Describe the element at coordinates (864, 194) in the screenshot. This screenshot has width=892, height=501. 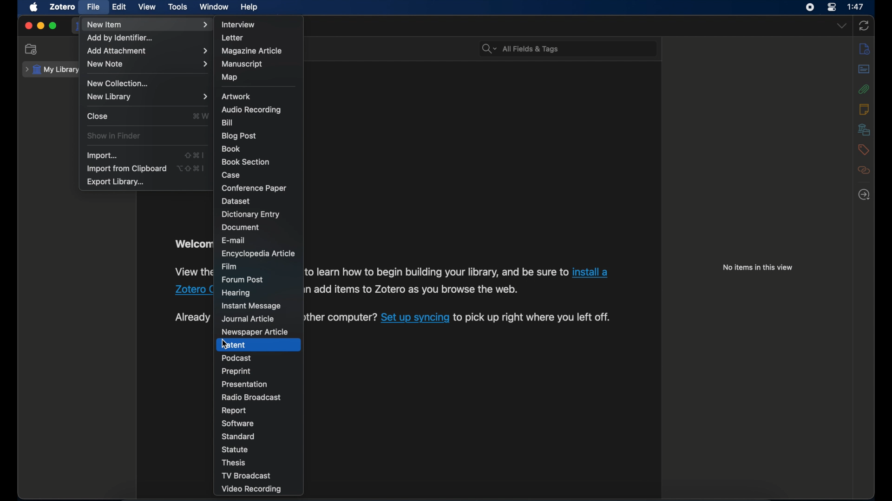
I see `locate` at that location.